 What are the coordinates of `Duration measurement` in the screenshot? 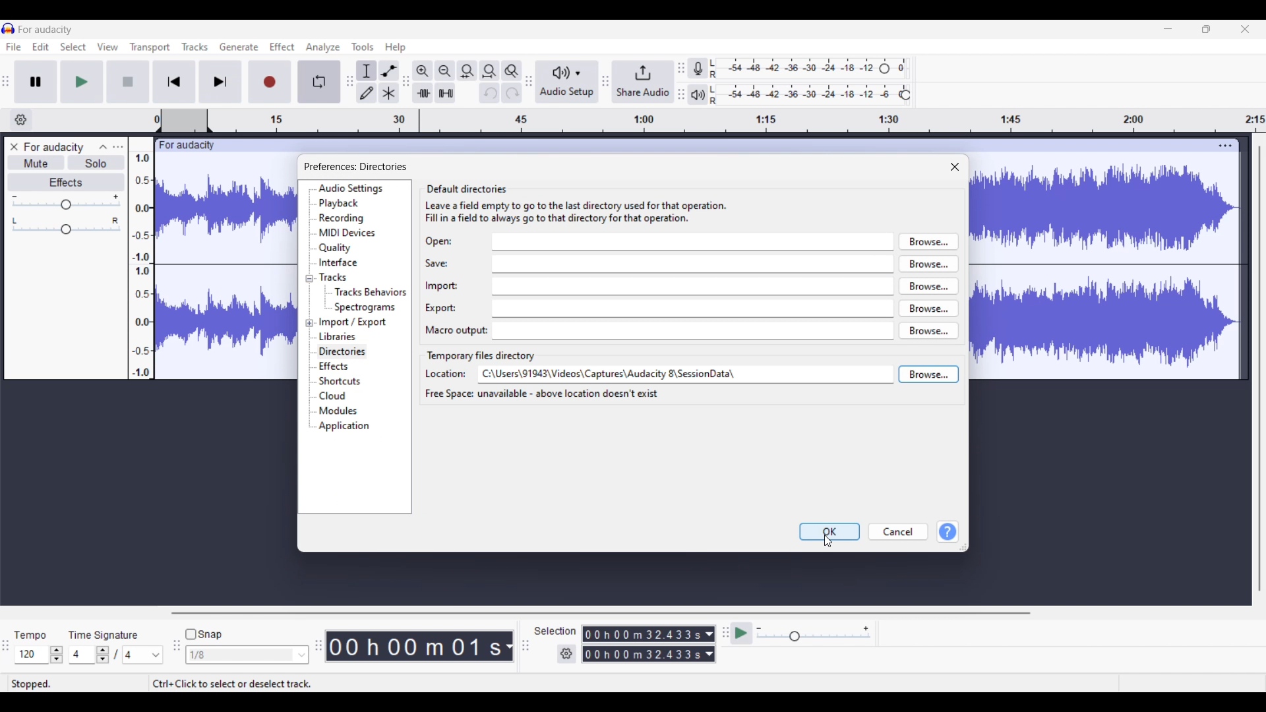 It's located at (709, 645).